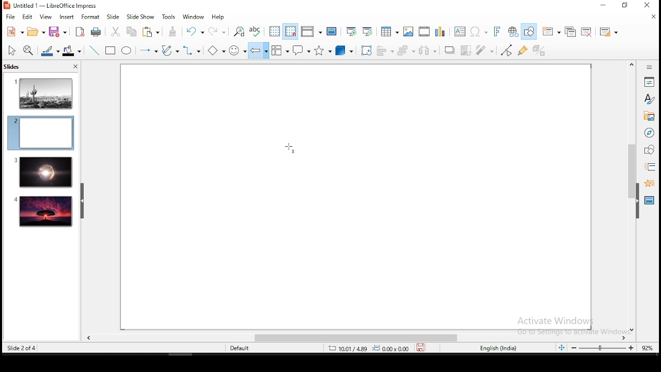  I want to click on insert audio and video, so click(424, 32).